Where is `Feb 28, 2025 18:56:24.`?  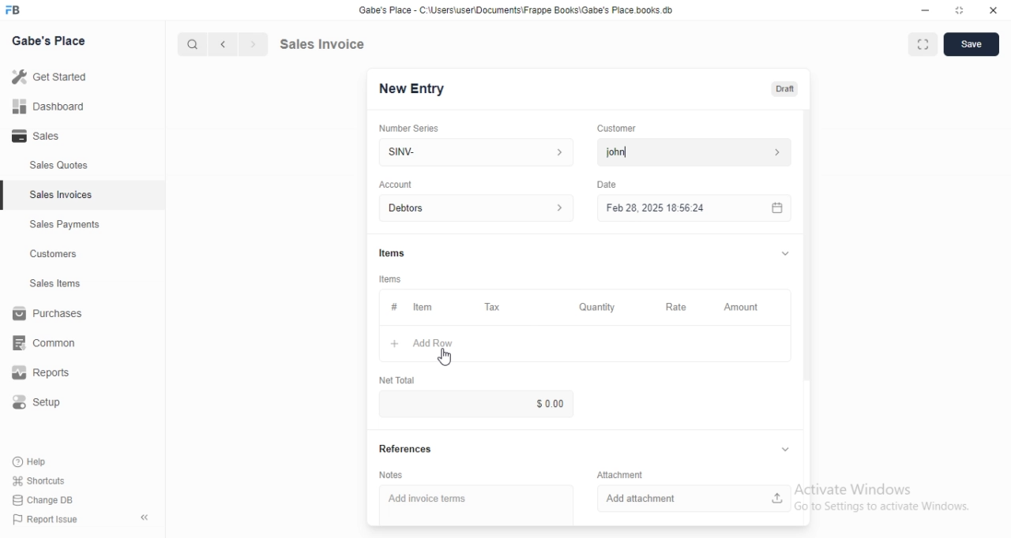 Feb 28, 2025 18:56:24. is located at coordinates (691, 207).